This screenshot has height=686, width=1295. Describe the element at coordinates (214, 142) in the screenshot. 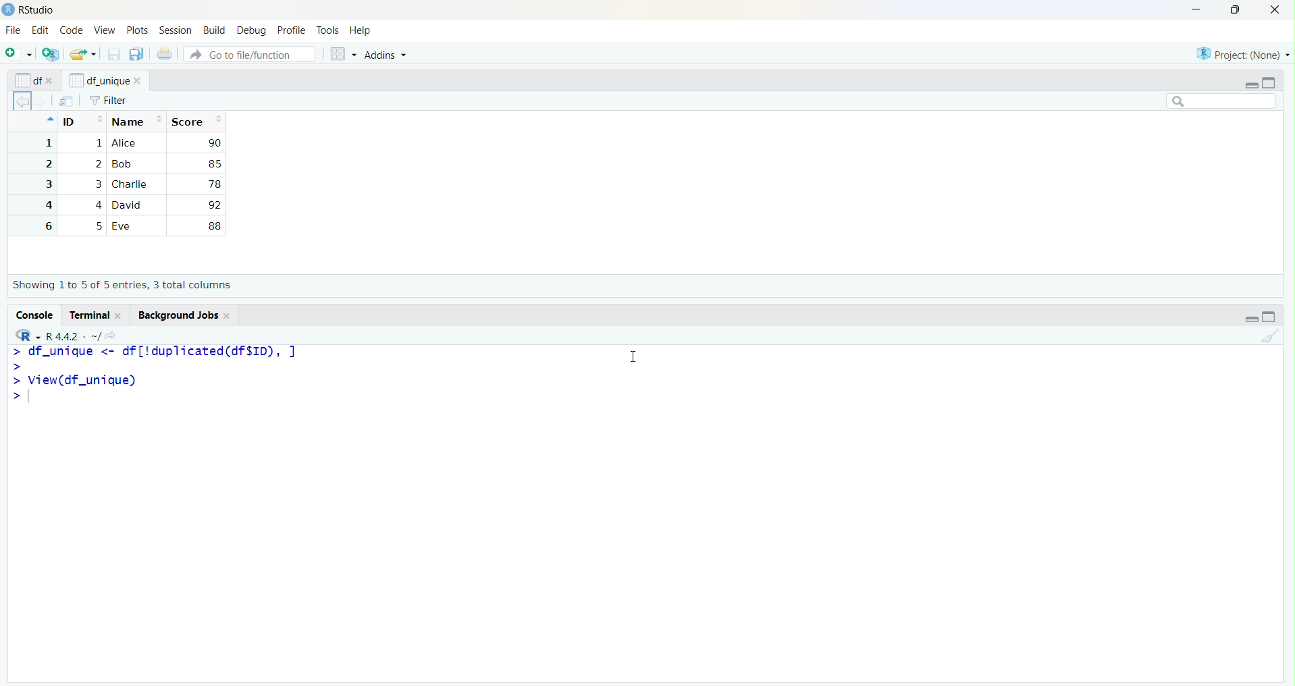

I see `90` at that location.